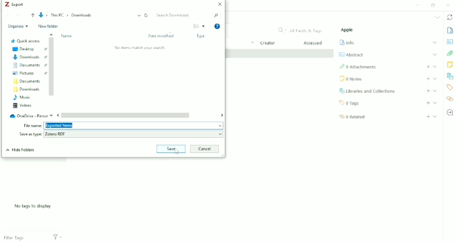 The height and width of the screenshot is (243, 455). Describe the element at coordinates (32, 126) in the screenshot. I see `File name` at that location.